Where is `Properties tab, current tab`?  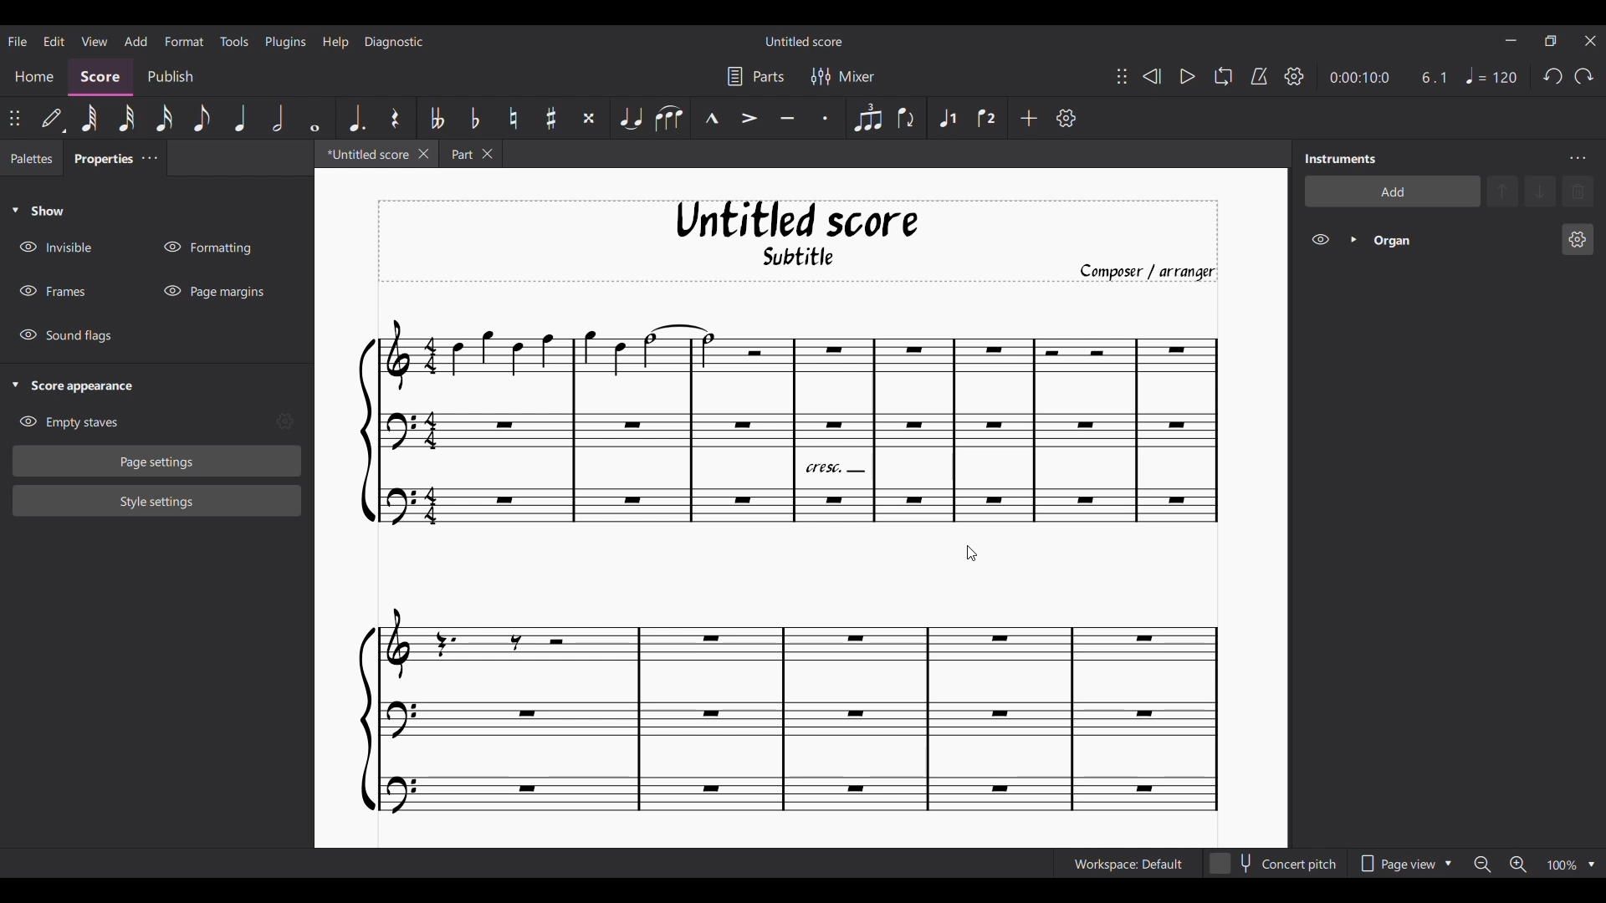 Properties tab, current tab is located at coordinates (100, 157).